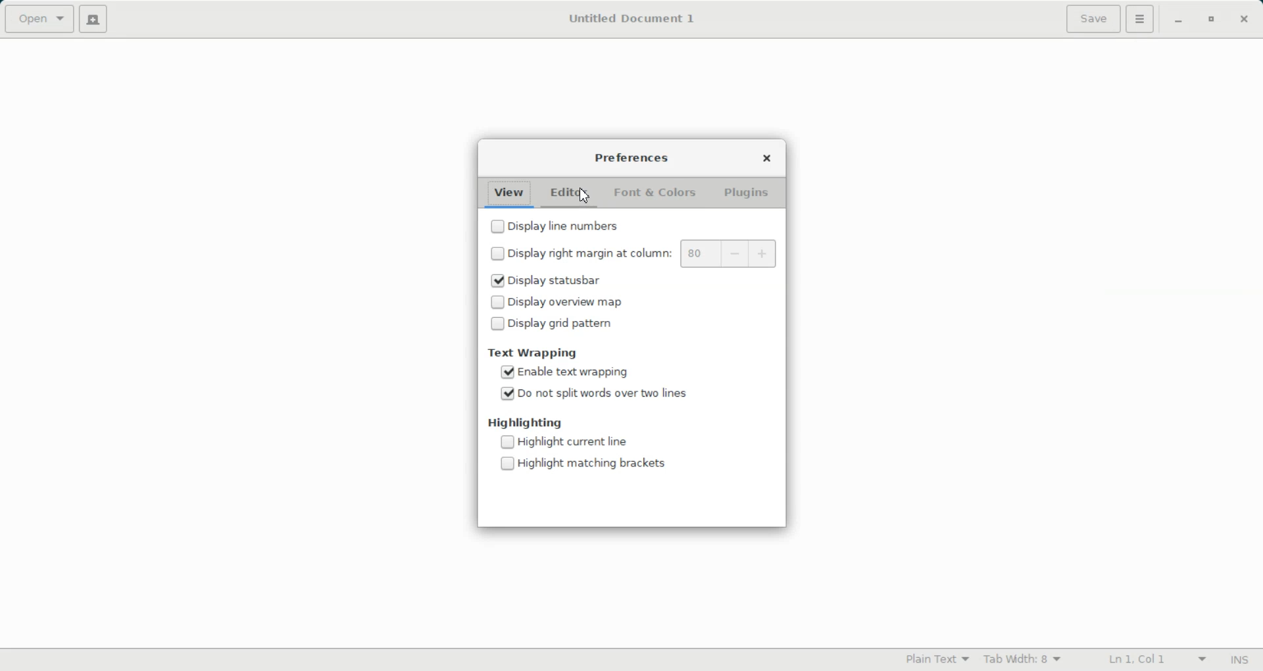 This screenshot has height=671, width=1263. Describe the element at coordinates (585, 197) in the screenshot. I see `Cursor` at that location.